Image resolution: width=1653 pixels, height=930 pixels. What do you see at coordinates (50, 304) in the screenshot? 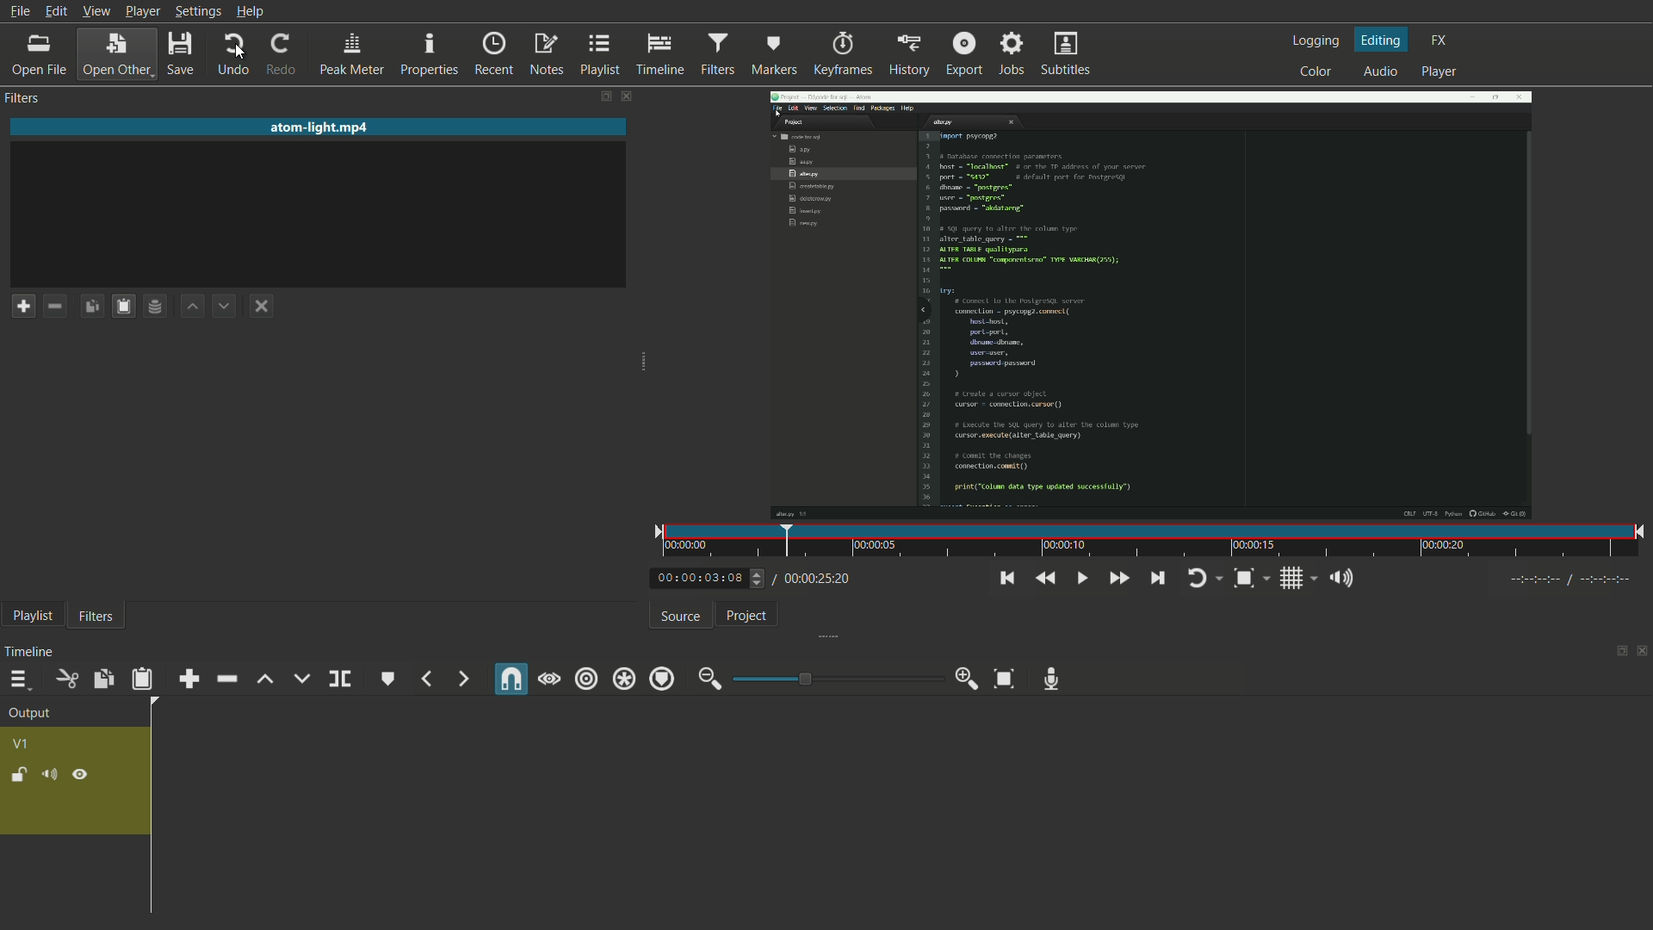
I see `minus` at bounding box center [50, 304].